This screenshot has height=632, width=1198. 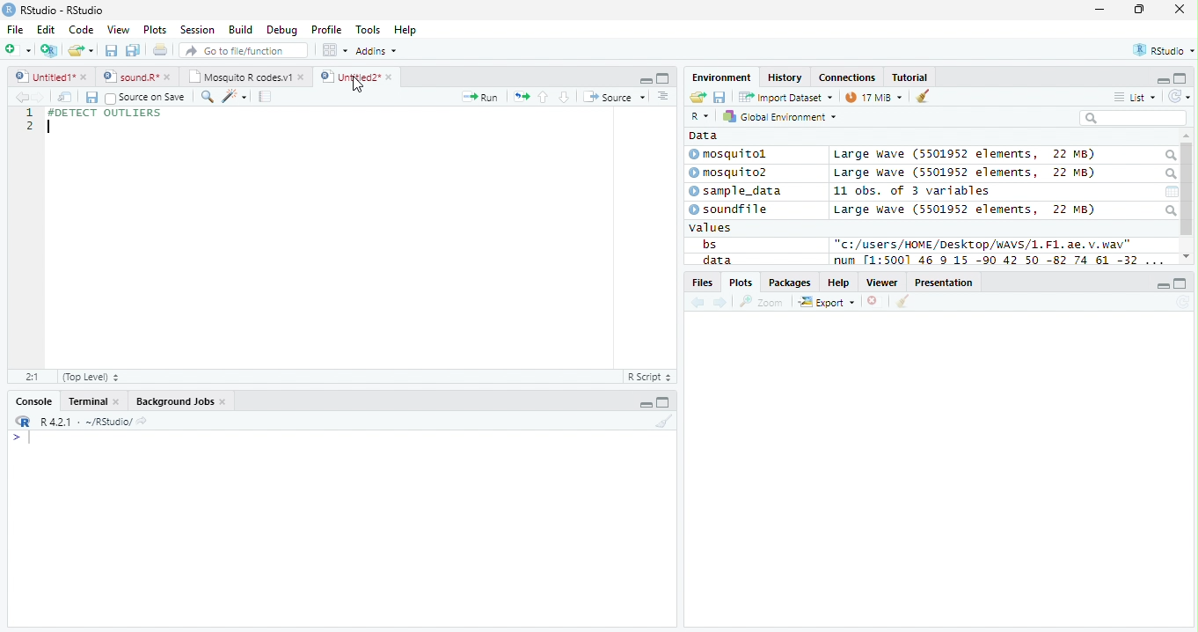 I want to click on Calendar, so click(x=1172, y=192).